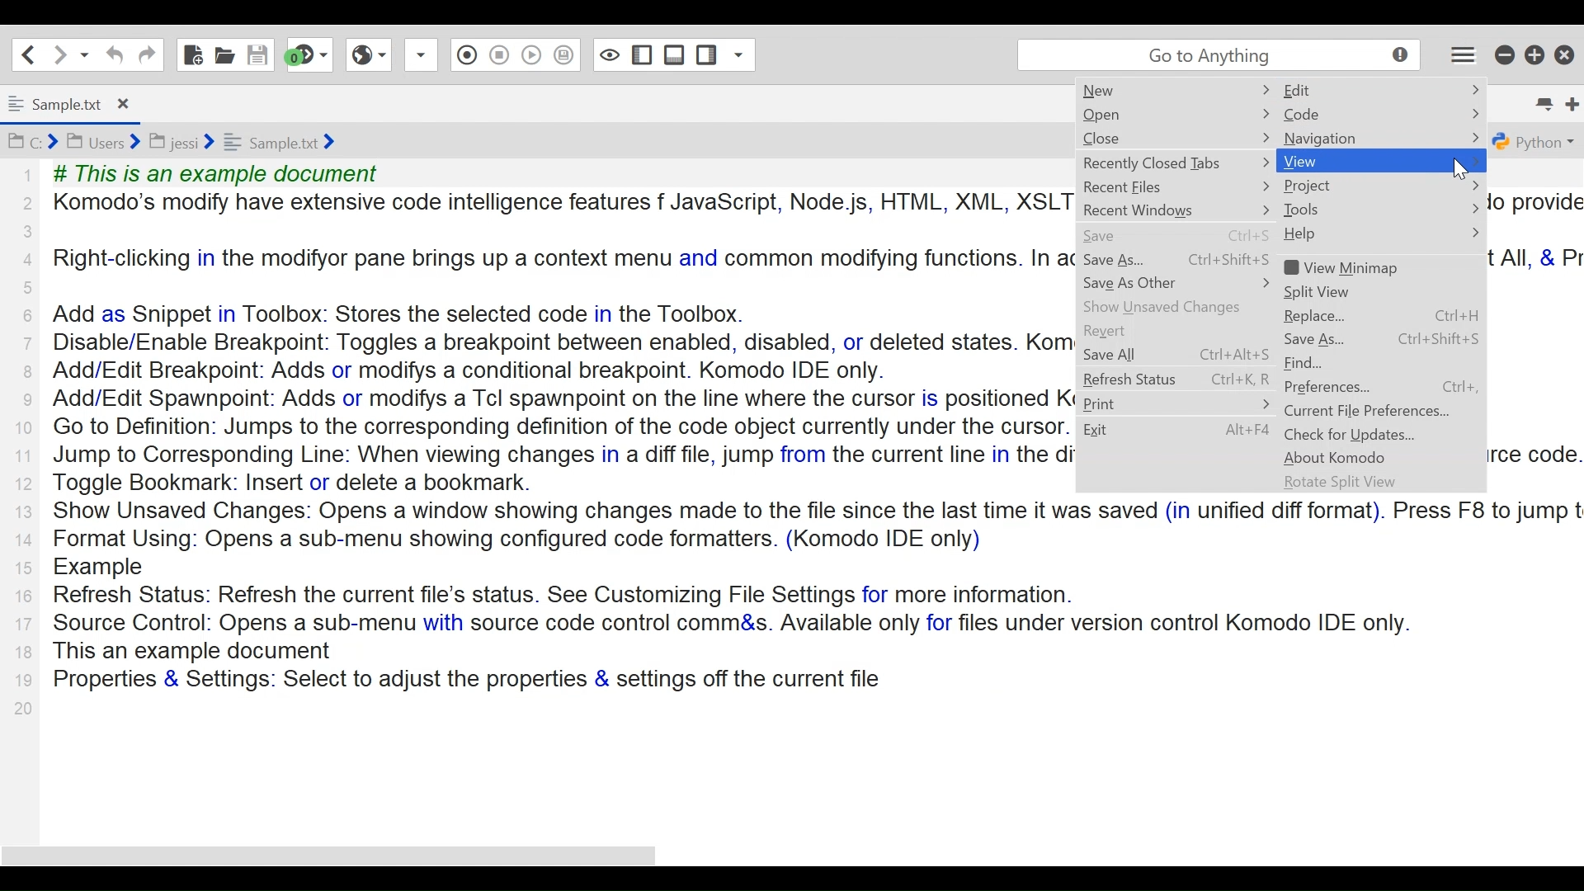  Describe the element at coordinates (200, 143) in the screenshot. I see `Bcd BI users Bjessi ¥ = Sampletxt` at that location.